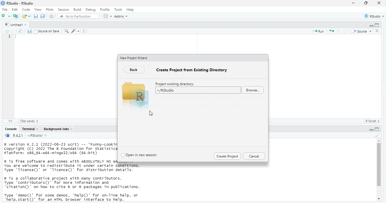  Describe the element at coordinates (35, 16) in the screenshot. I see `save current document` at that location.